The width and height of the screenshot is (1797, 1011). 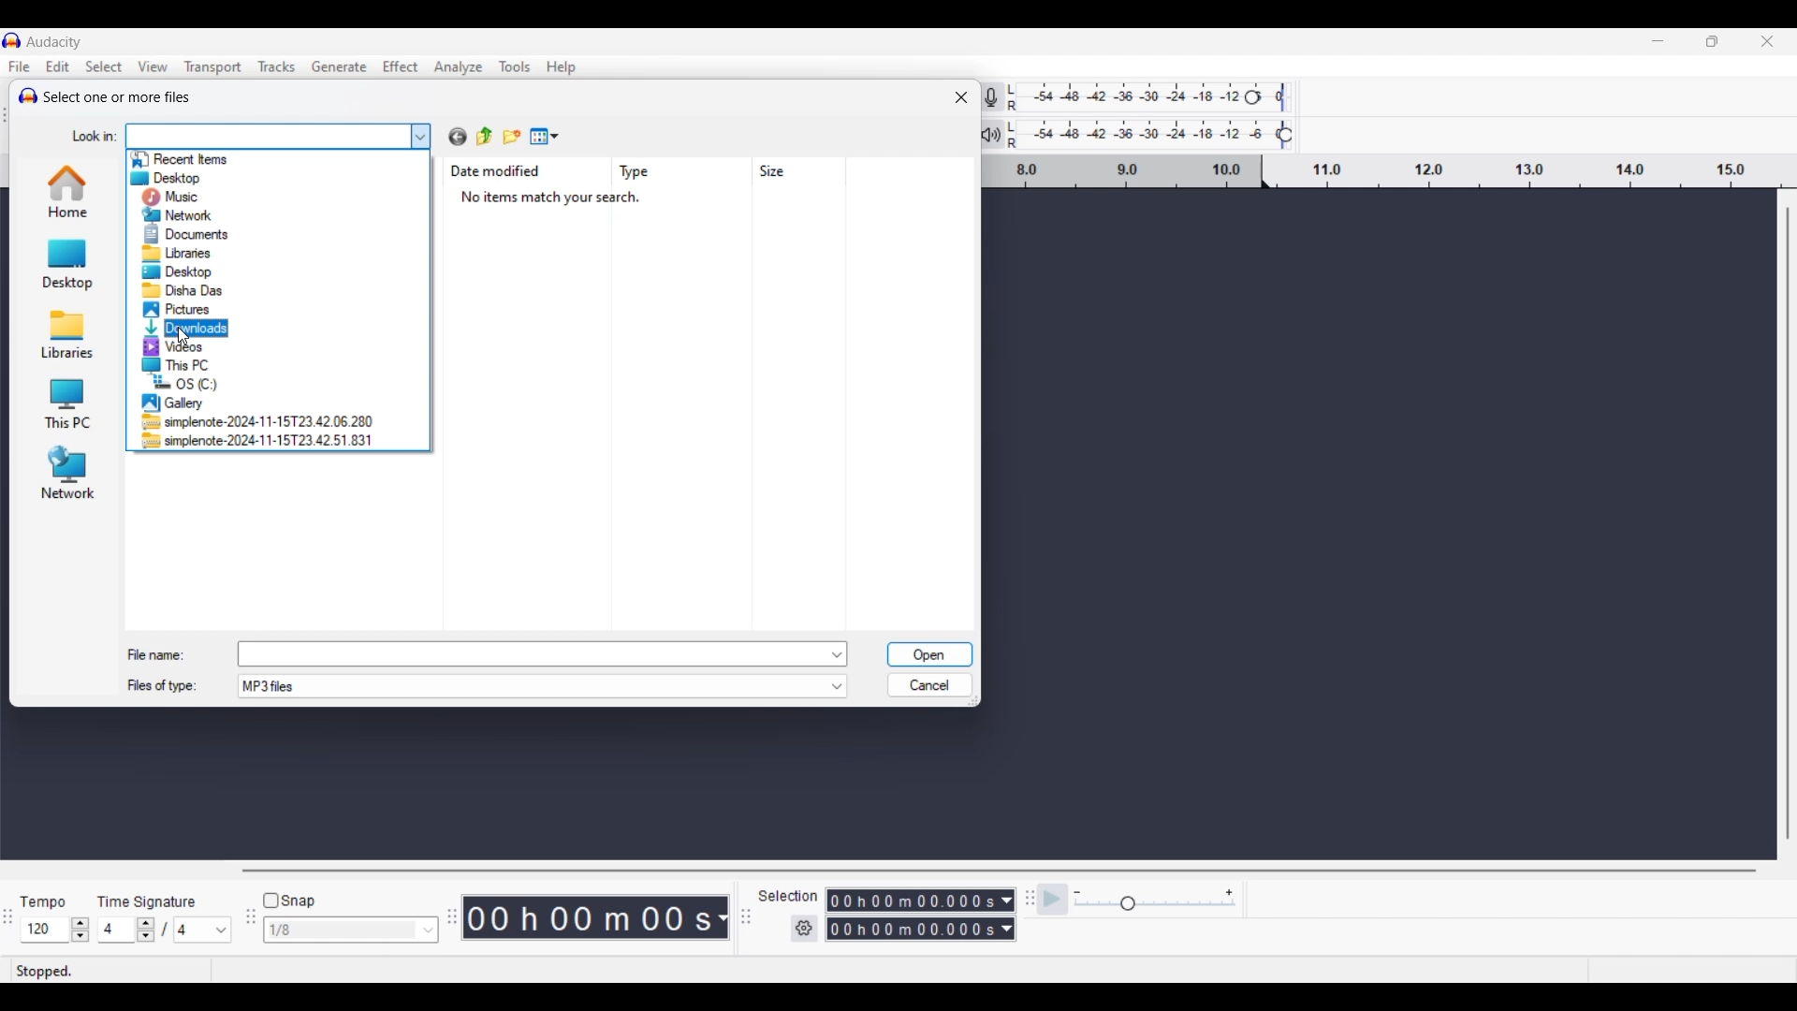 What do you see at coordinates (7, 918) in the screenshot?
I see `signature time tool bar` at bounding box center [7, 918].